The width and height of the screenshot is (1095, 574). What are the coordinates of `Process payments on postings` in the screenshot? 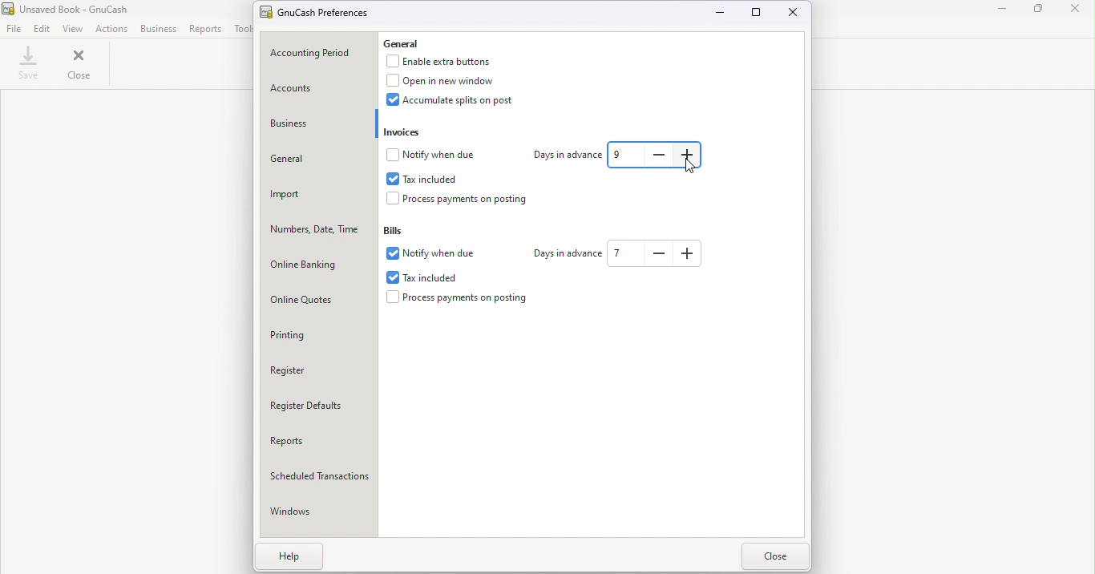 It's located at (467, 201).